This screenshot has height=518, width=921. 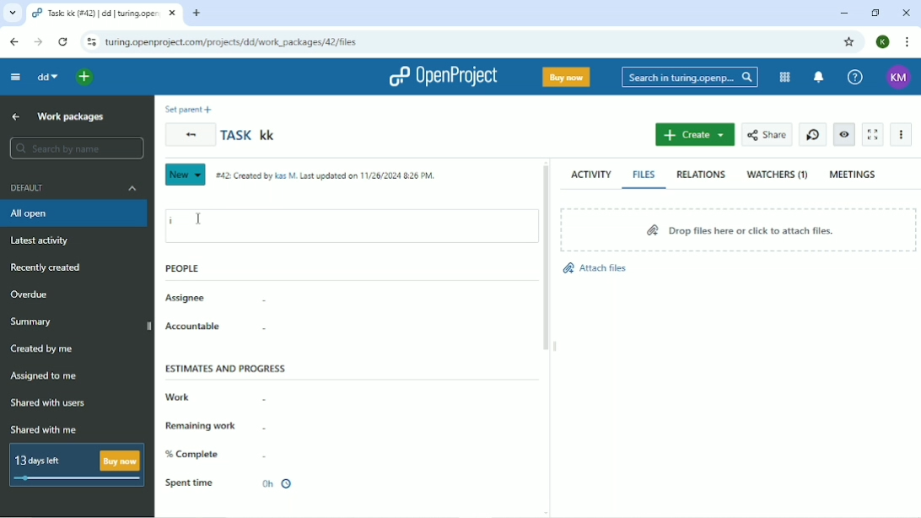 I want to click on Activate zen mode, so click(x=874, y=135).